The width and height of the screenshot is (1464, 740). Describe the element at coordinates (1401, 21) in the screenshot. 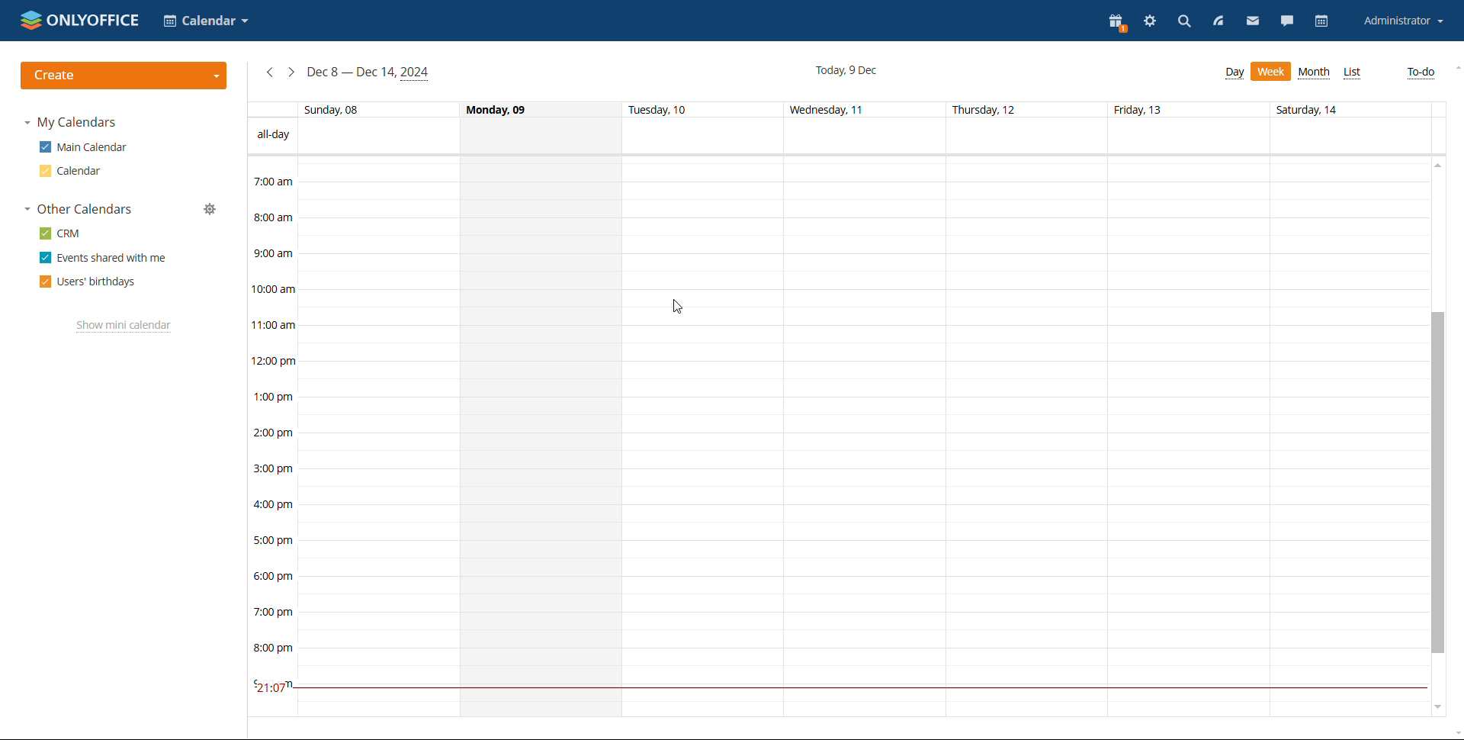

I see `account` at that location.